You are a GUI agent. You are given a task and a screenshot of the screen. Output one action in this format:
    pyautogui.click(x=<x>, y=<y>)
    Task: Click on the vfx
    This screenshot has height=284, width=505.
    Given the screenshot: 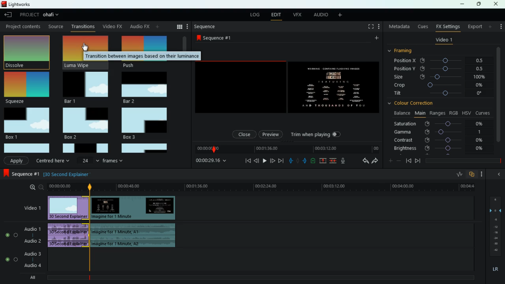 What is the action you would take?
    pyautogui.click(x=299, y=15)
    